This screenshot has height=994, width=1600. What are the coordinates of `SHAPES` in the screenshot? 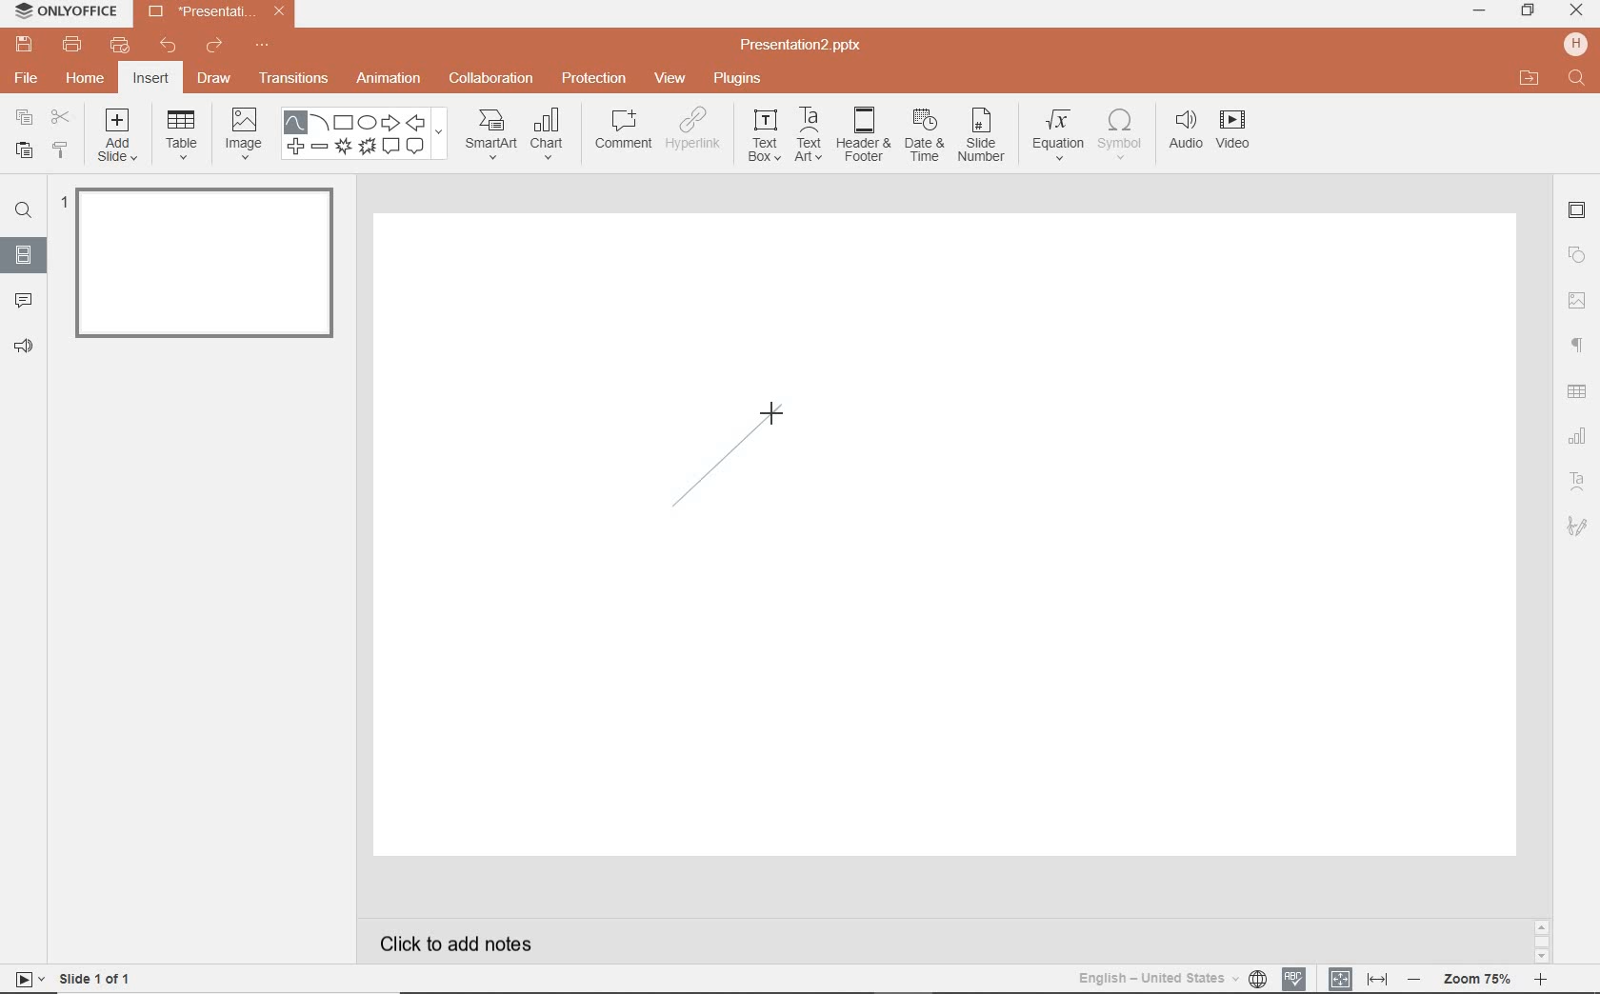 It's located at (368, 135).